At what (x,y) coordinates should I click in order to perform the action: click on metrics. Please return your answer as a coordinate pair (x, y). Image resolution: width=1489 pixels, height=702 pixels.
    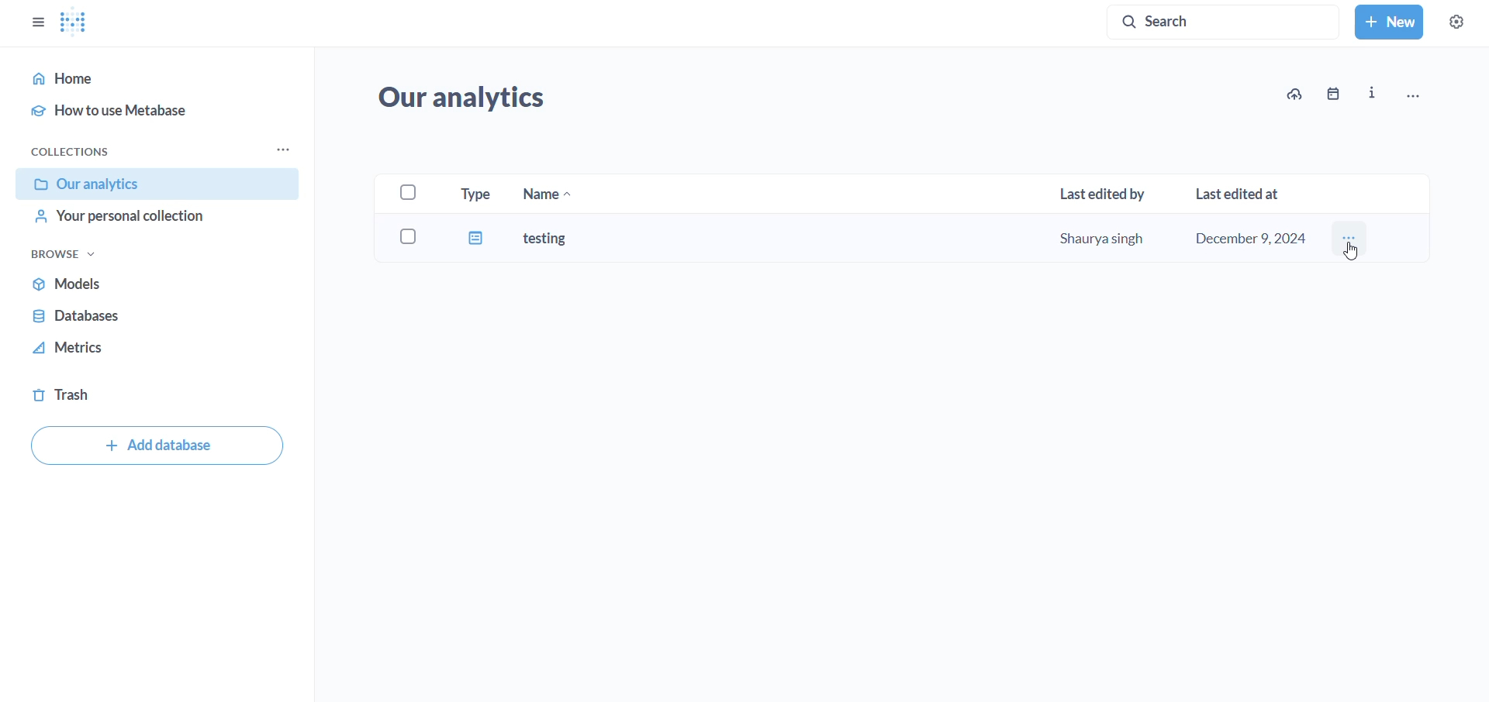
    Looking at the image, I should click on (145, 354).